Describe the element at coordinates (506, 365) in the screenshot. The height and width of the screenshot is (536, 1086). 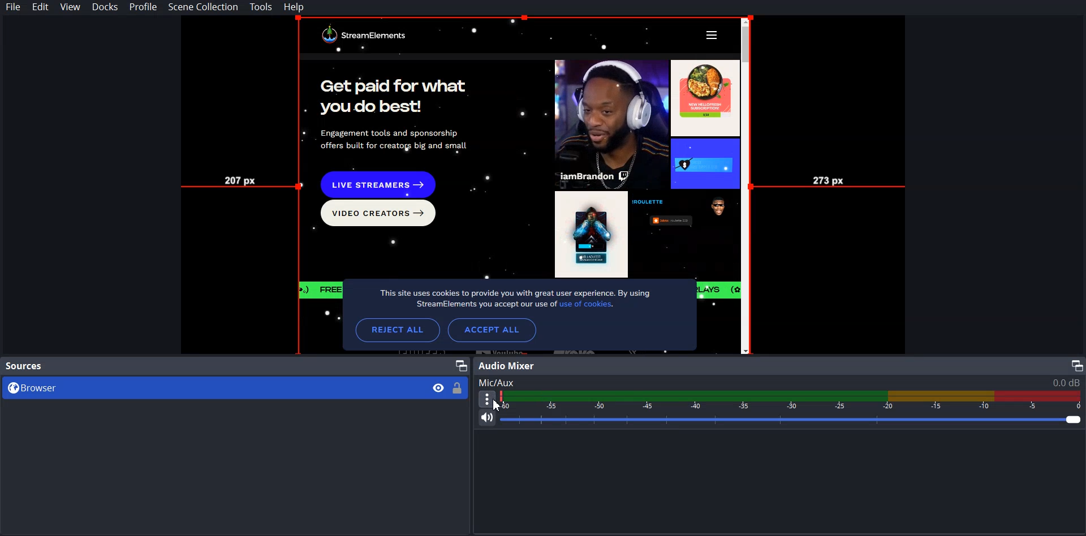
I see `Audio Mixer` at that location.